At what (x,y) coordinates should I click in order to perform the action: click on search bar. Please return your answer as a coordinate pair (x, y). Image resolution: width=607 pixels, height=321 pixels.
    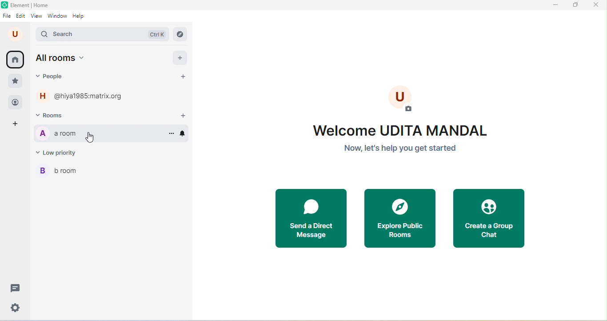
    Looking at the image, I should click on (103, 34).